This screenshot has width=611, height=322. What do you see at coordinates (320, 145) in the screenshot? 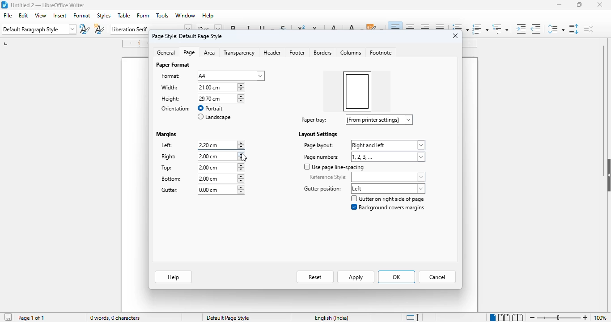
I see `page layout` at bounding box center [320, 145].